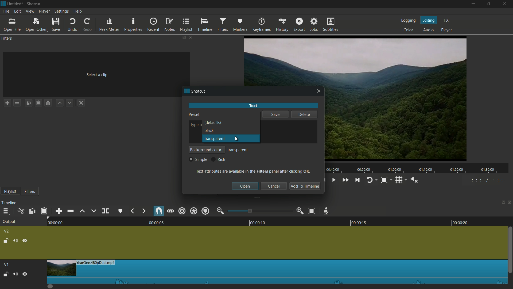 The image size is (513, 289). I want to click on deselect the filter, so click(81, 103).